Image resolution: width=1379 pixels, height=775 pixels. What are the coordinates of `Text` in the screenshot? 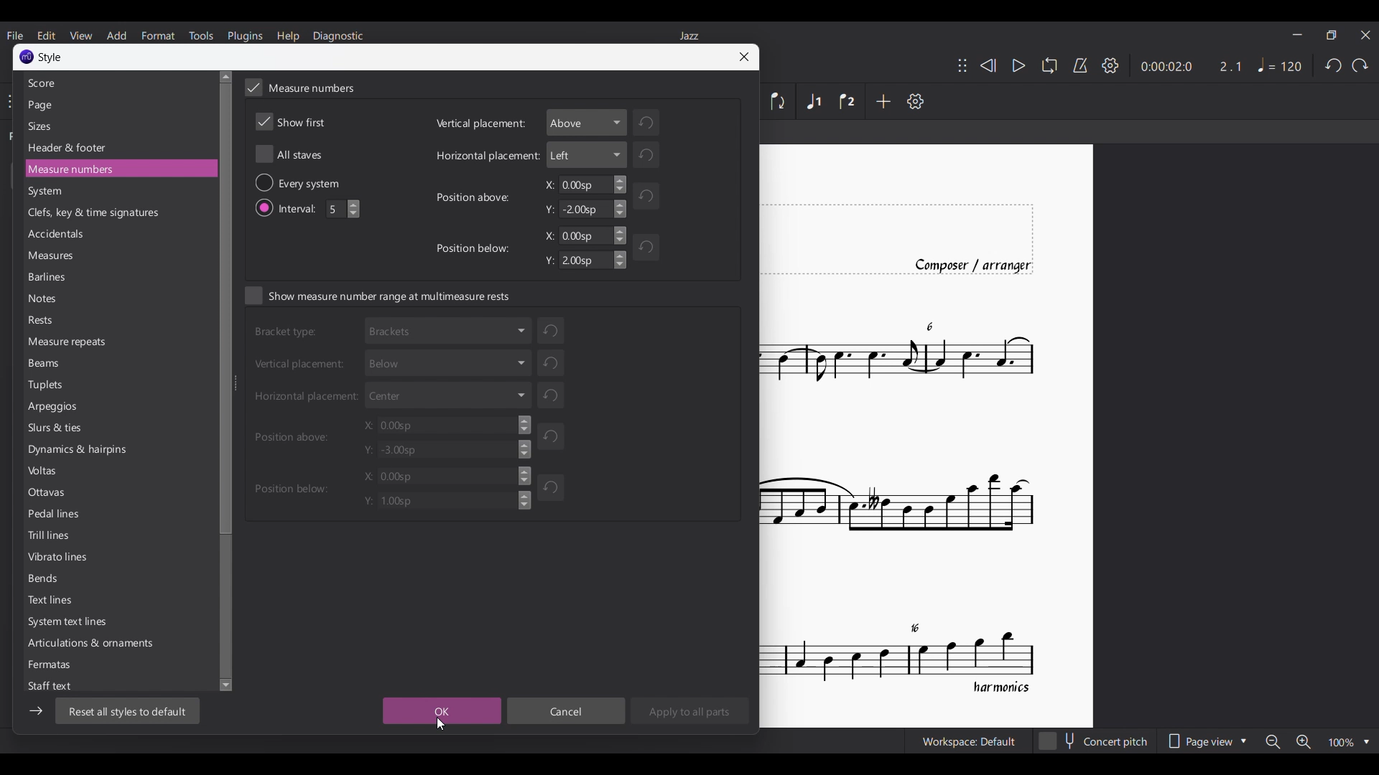 It's located at (52, 602).